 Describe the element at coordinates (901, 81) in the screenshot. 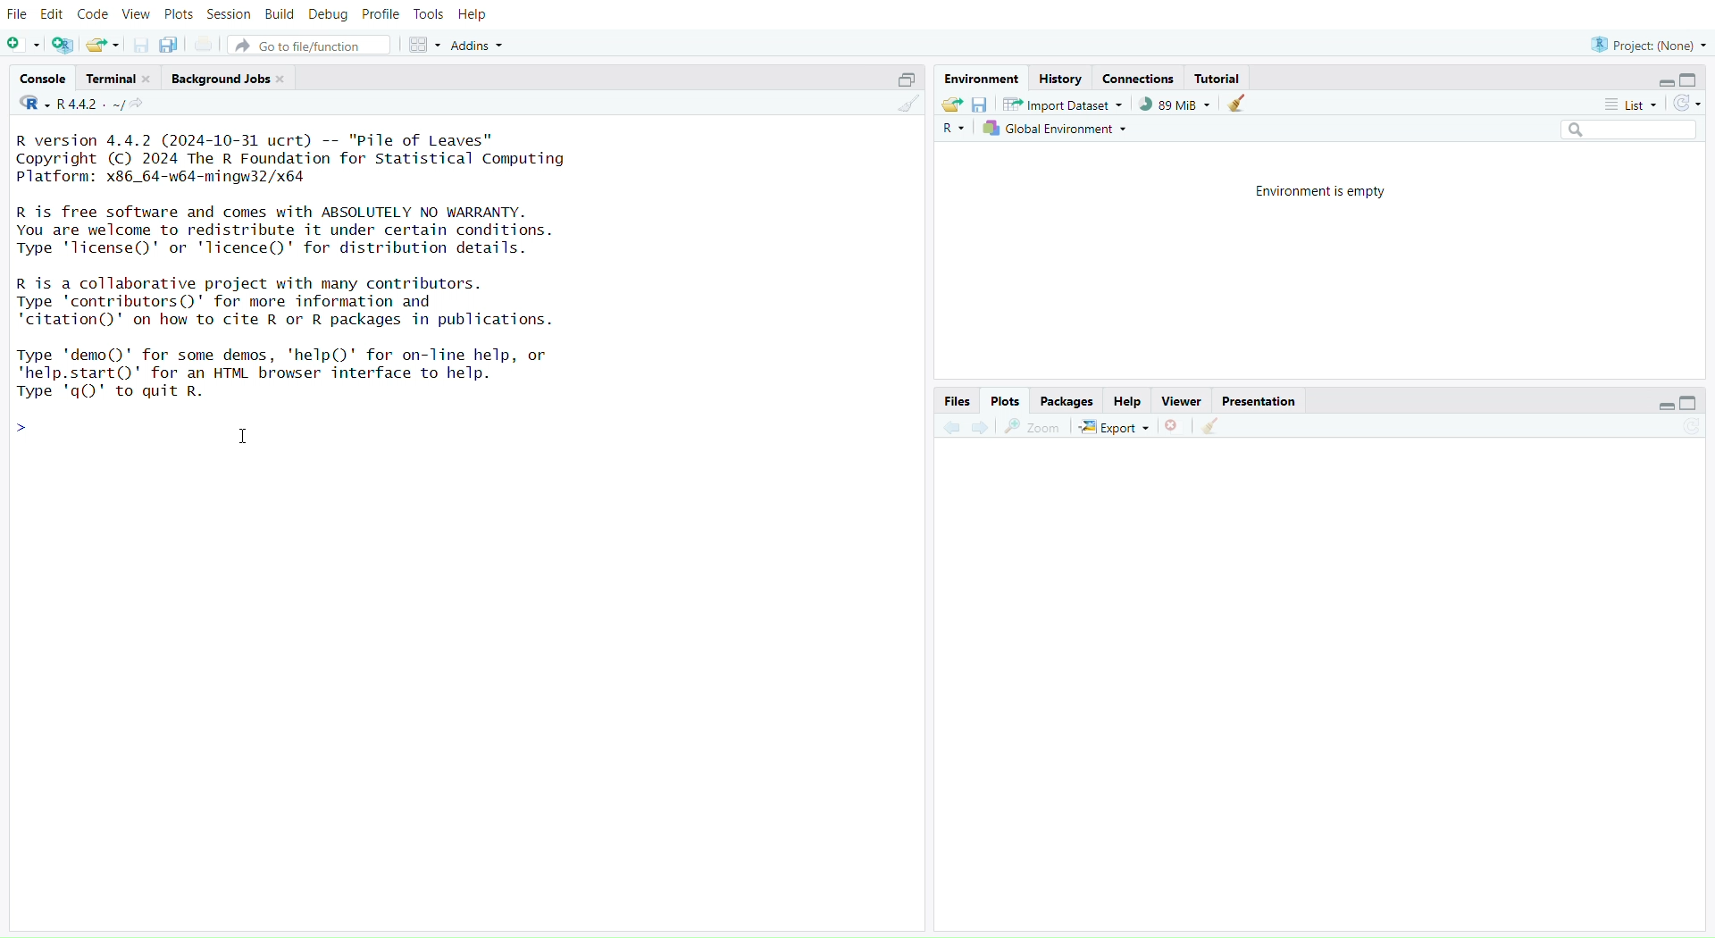

I see `Maximize` at that location.